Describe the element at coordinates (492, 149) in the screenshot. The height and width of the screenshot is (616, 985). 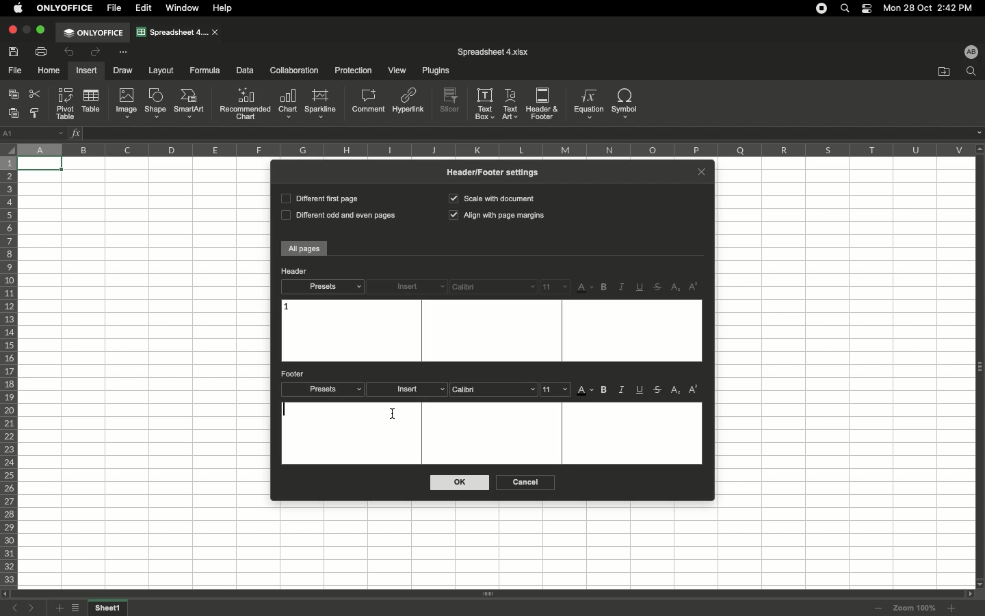
I see `Column` at that location.